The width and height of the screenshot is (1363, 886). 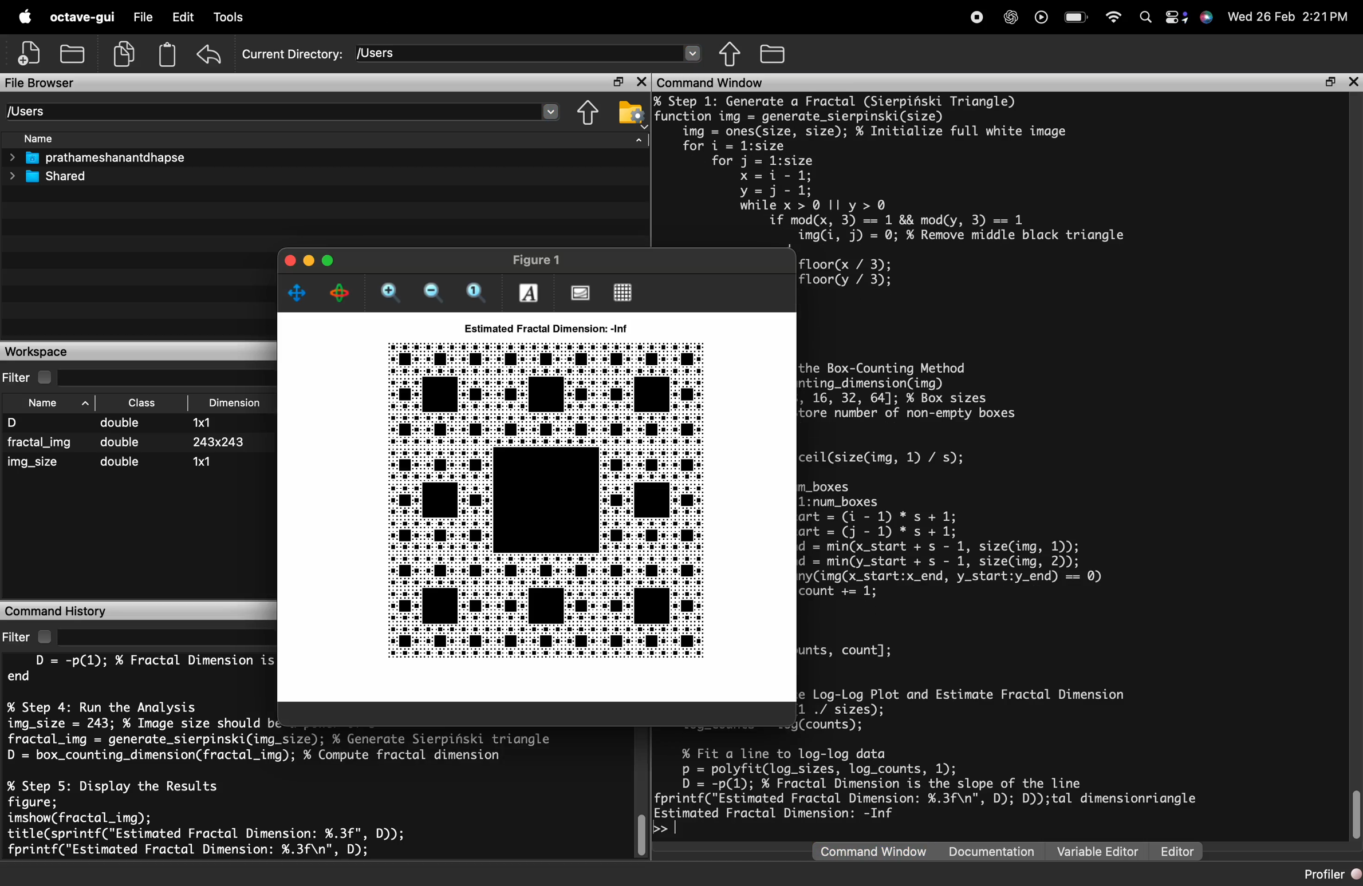 What do you see at coordinates (543, 327) in the screenshot?
I see `Estimated Fractal Dimension: -Inf` at bounding box center [543, 327].